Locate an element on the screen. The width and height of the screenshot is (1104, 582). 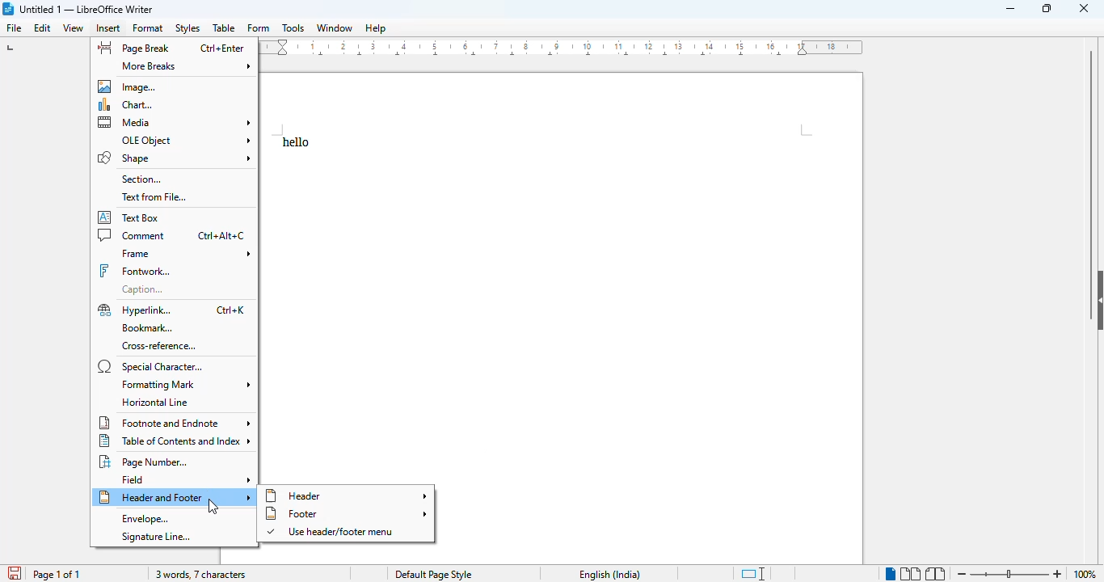
standard selection is located at coordinates (753, 574).